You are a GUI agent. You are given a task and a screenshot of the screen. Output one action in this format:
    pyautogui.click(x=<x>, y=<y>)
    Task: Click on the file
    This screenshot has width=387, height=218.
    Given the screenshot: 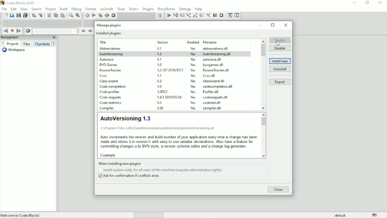 What is the action you would take?
    pyautogui.click(x=214, y=65)
    